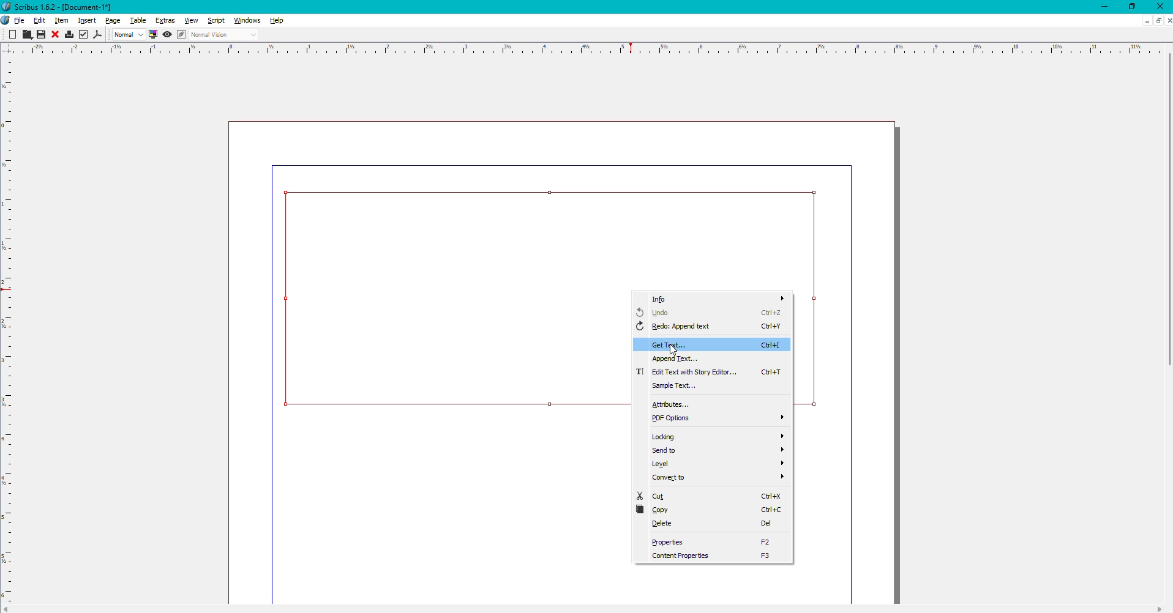 This screenshot has width=1173, height=613. I want to click on Edit text, so click(710, 372).